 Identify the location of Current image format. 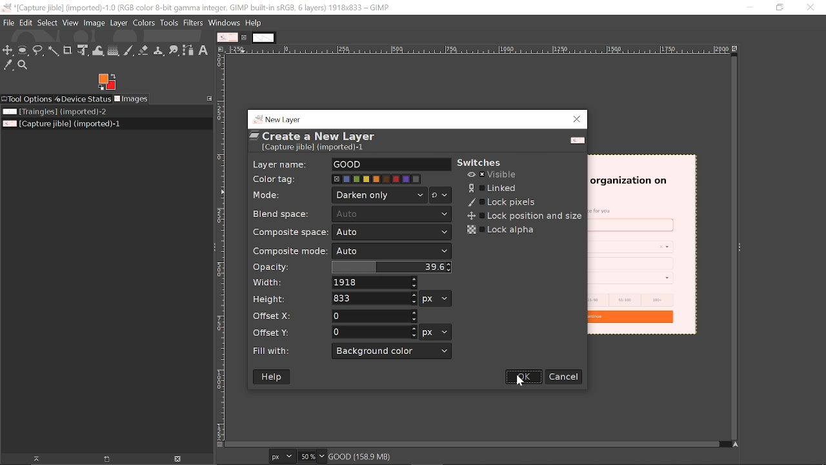
(284, 457).